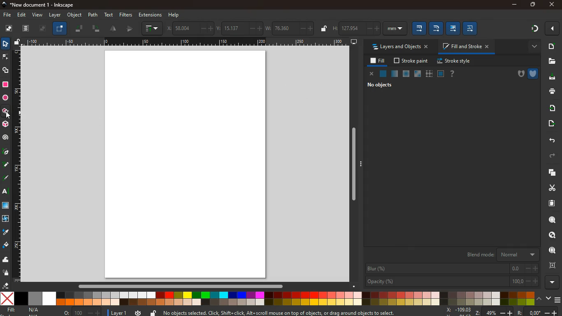 This screenshot has height=316, width=562. Describe the element at coordinates (437, 29) in the screenshot. I see `edit` at that location.